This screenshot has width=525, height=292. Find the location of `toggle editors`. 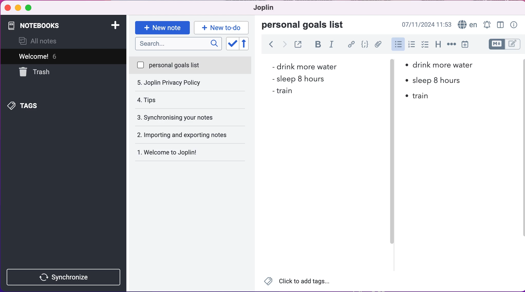

toggle editors is located at coordinates (500, 44).